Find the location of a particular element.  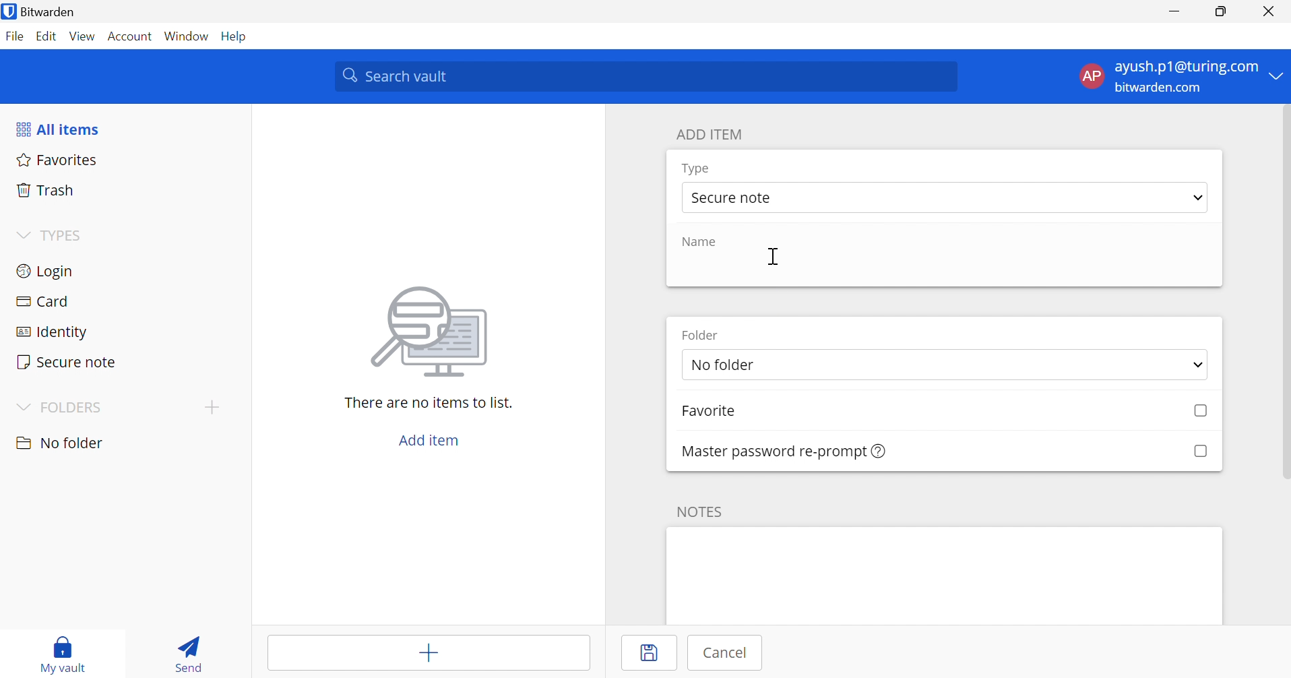

FOLDERS is located at coordinates (76, 407).